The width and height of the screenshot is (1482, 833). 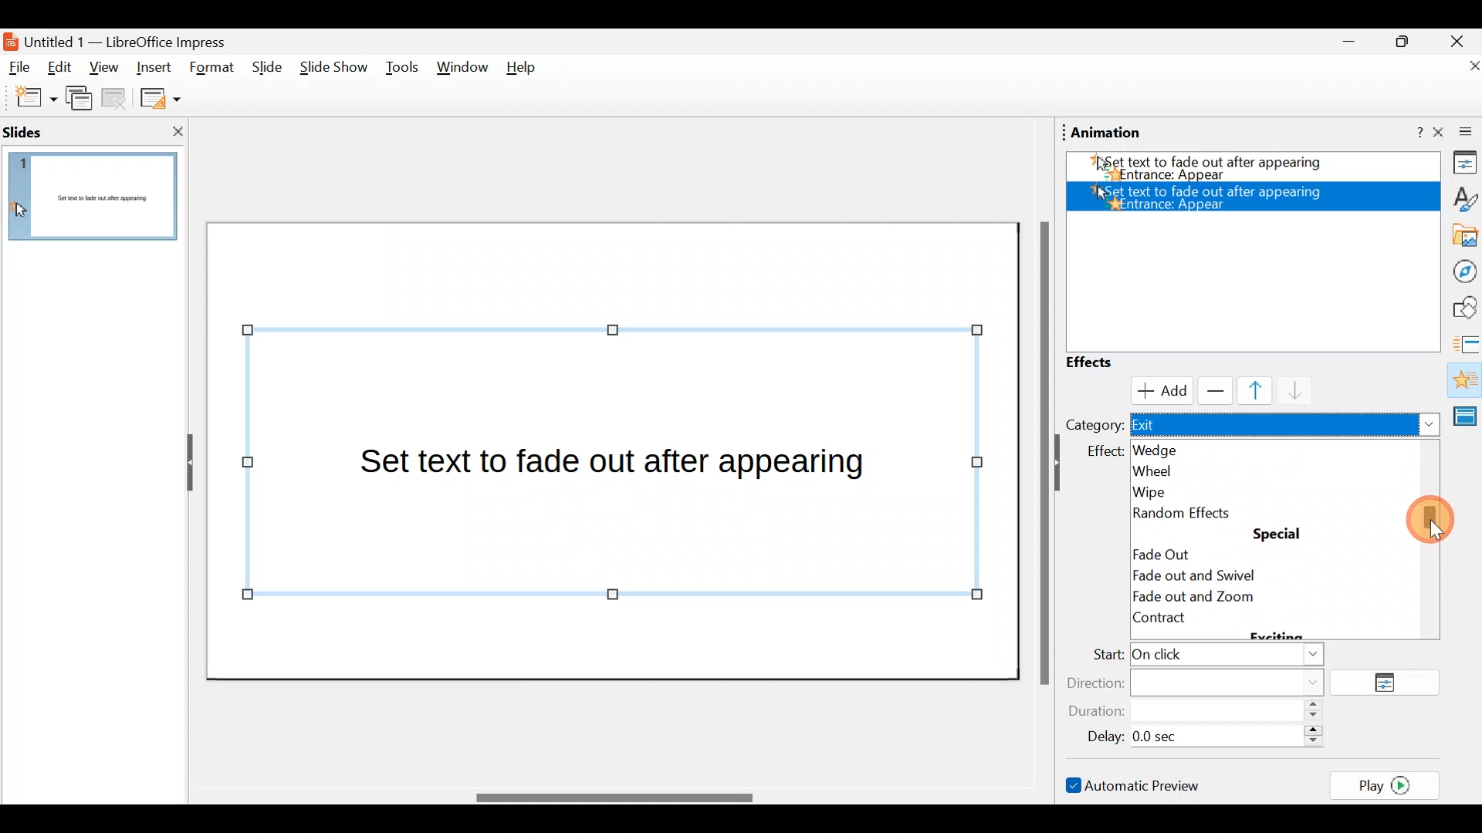 What do you see at coordinates (82, 101) in the screenshot?
I see `Duplicate slide` at bounding box center [82, 101].